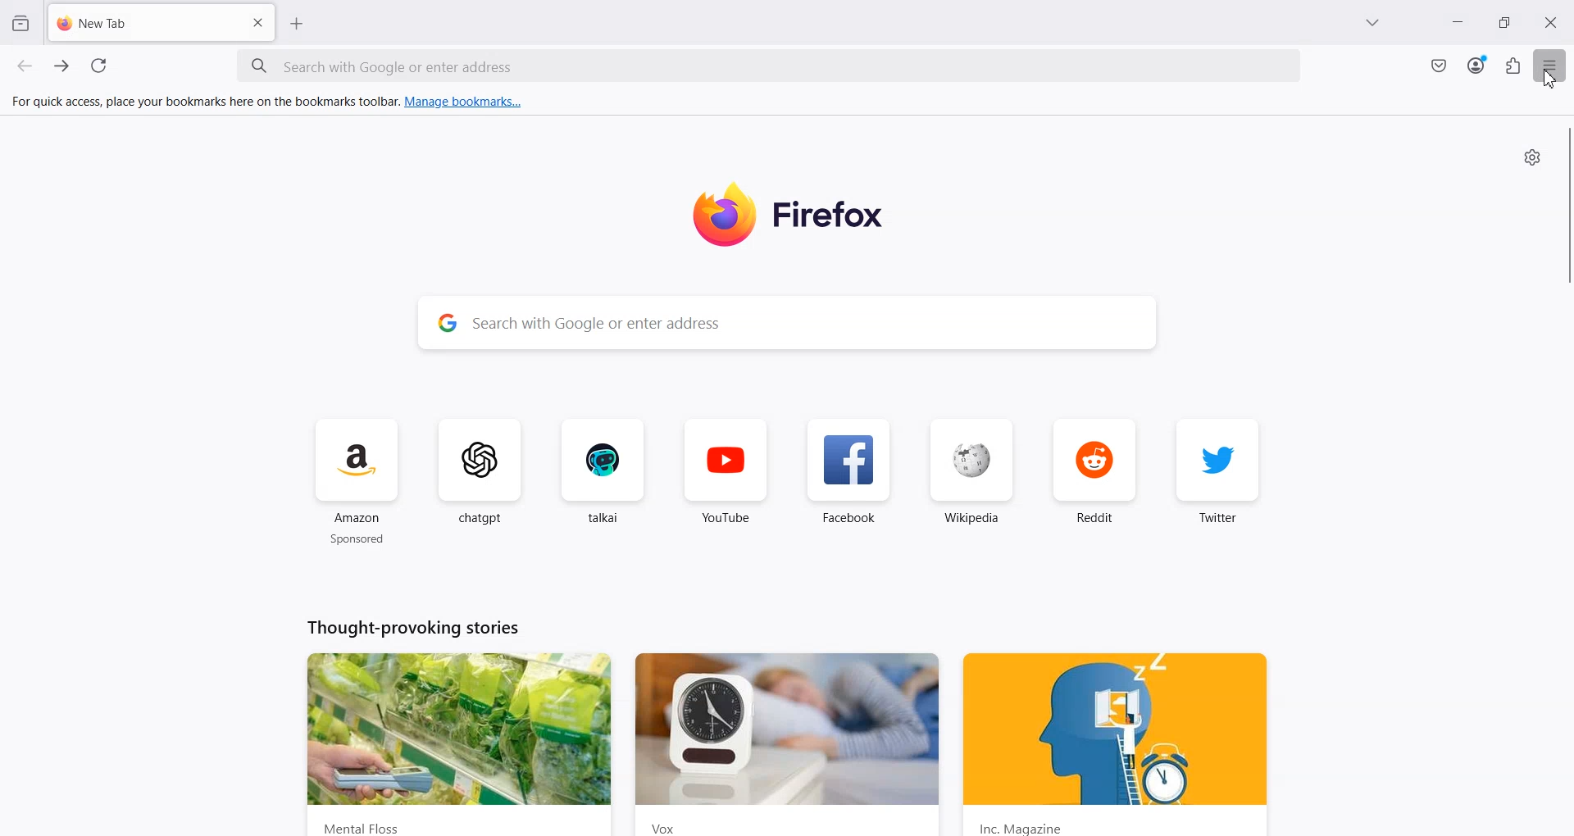 The width and height of the screenshot is (1574, 836). I want to click on Search bar, so click(786, 320).